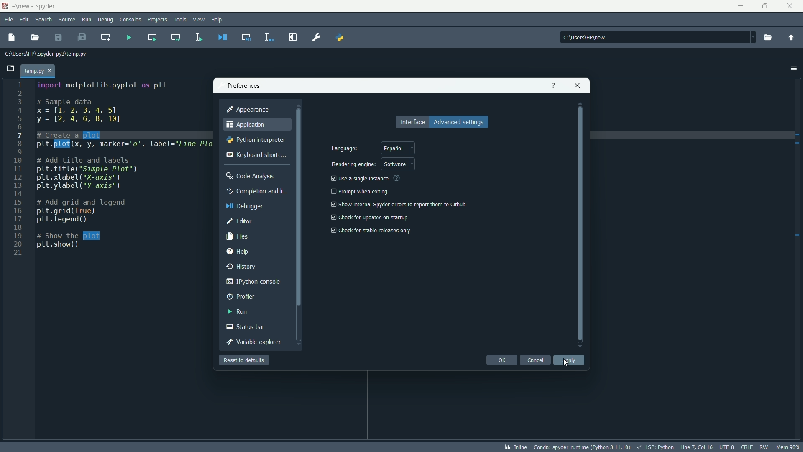 The image size is (803, 452). Describe the element at coordinates (82, 38) in the screenshot. I see `save all files` at that location.